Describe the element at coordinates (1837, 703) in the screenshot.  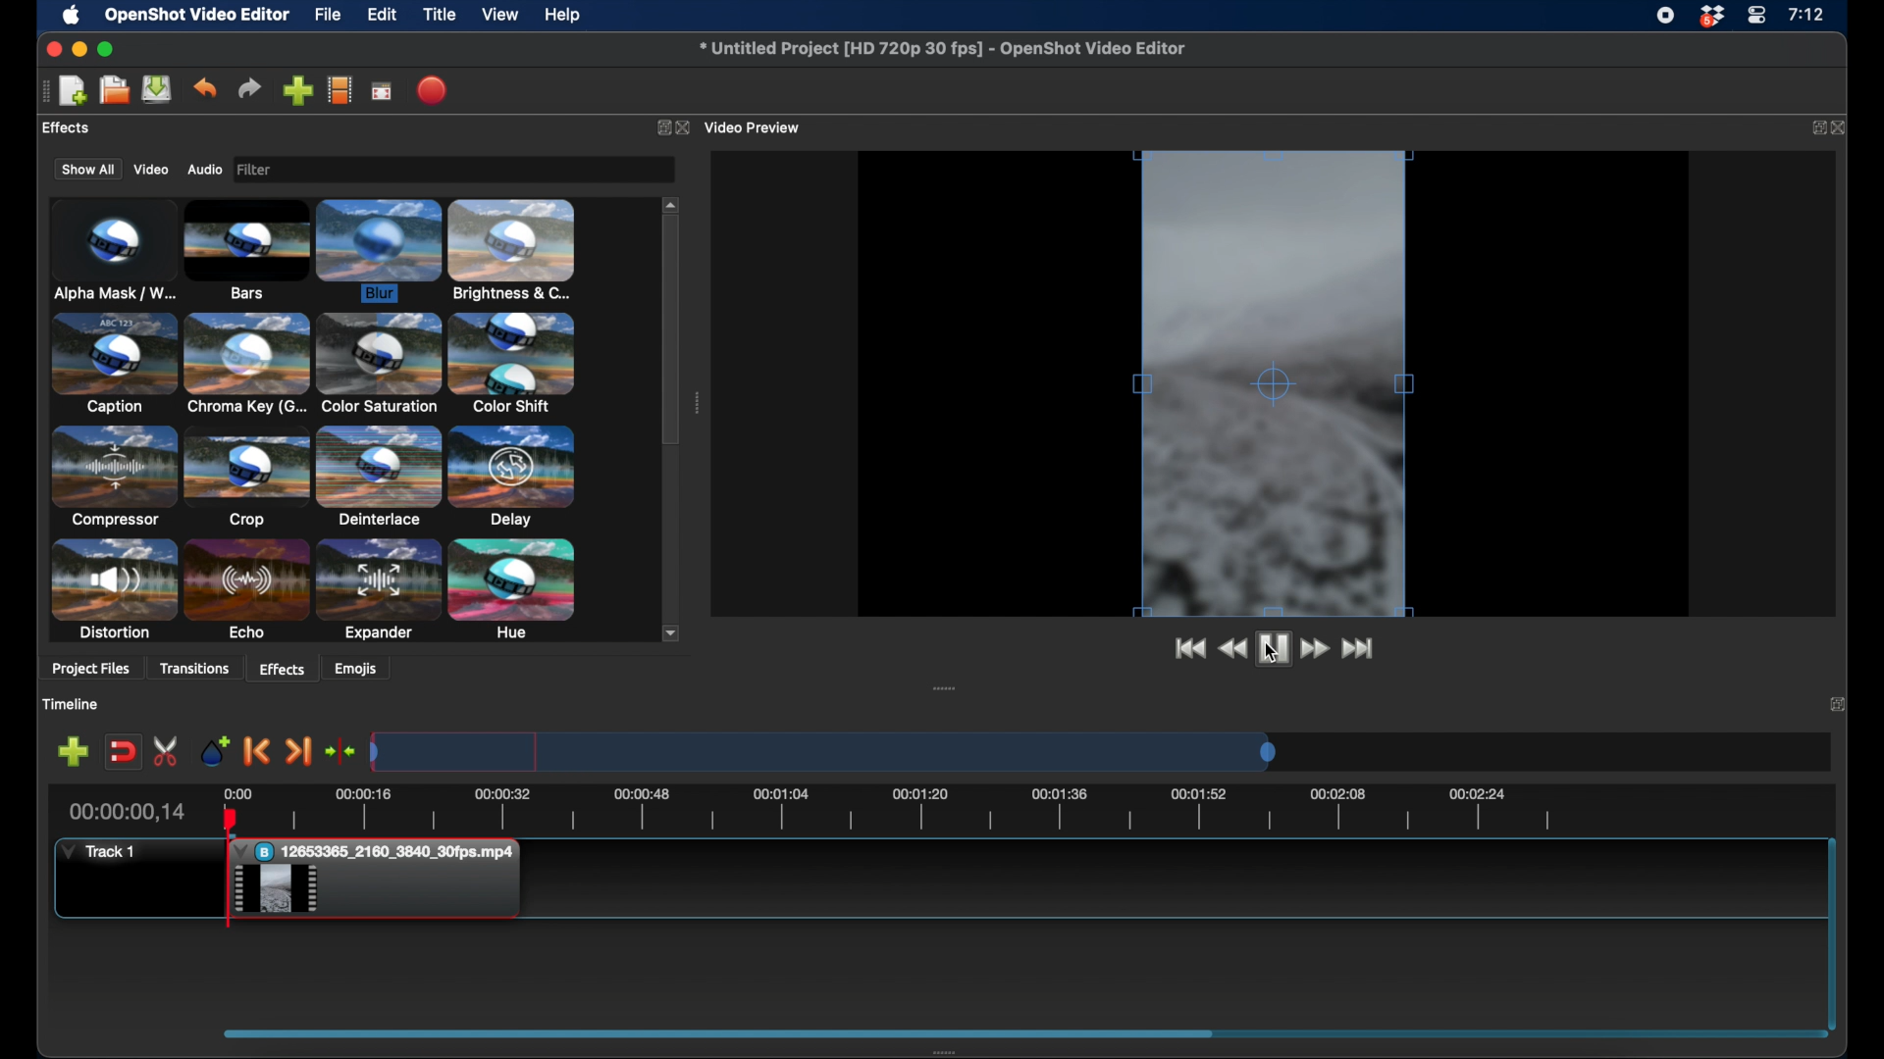
I see `expand` at that location.